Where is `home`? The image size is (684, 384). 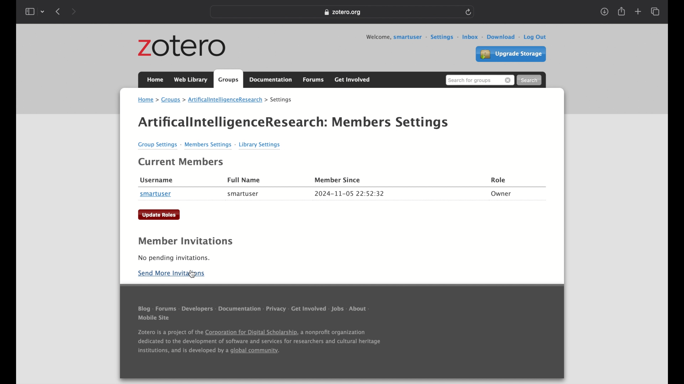
home is located at coordinates (155, 80).